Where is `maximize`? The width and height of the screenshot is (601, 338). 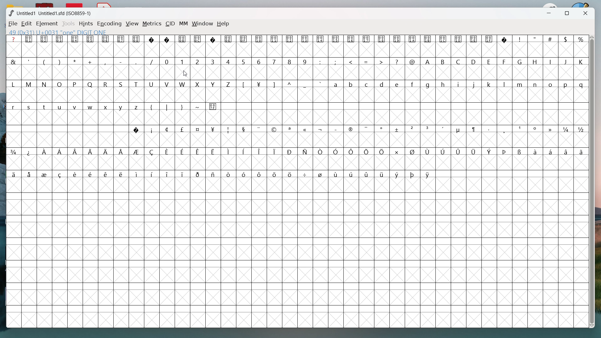 maximize is located at coordinates (566, 13).